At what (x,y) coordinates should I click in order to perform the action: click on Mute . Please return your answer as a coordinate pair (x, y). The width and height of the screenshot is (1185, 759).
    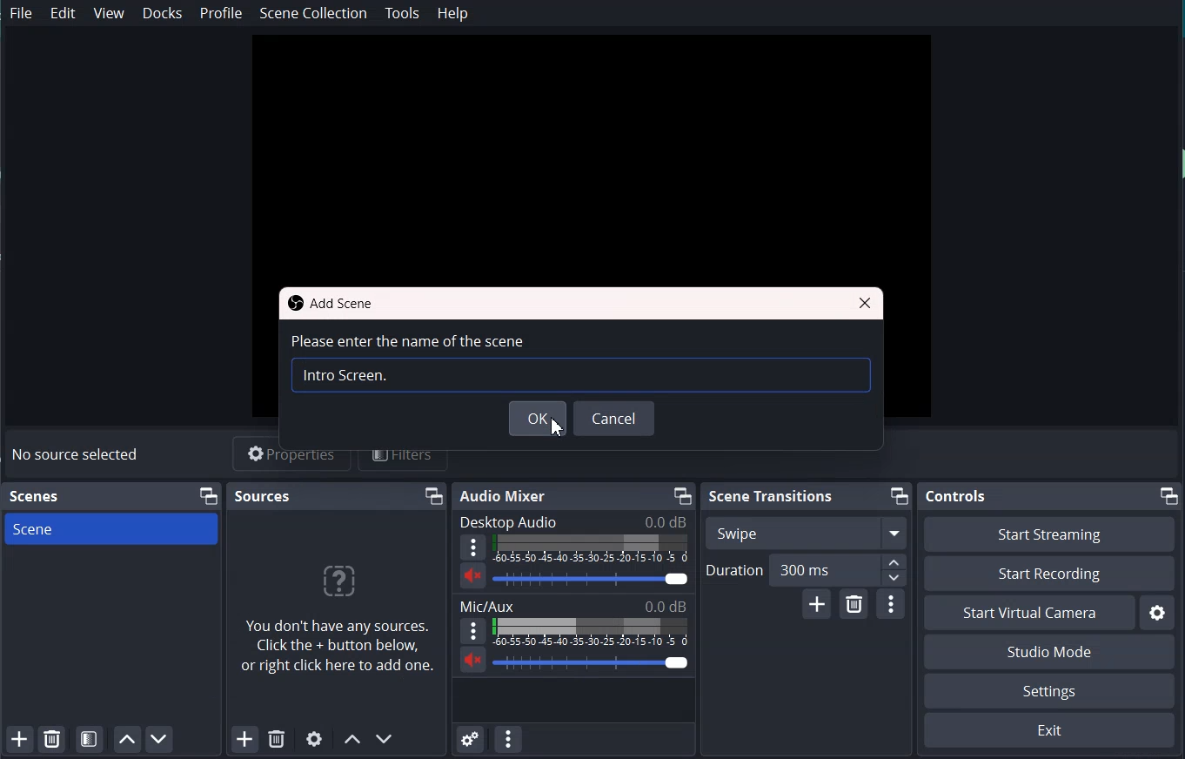
    Looking at the image, I should click on (473, 575).